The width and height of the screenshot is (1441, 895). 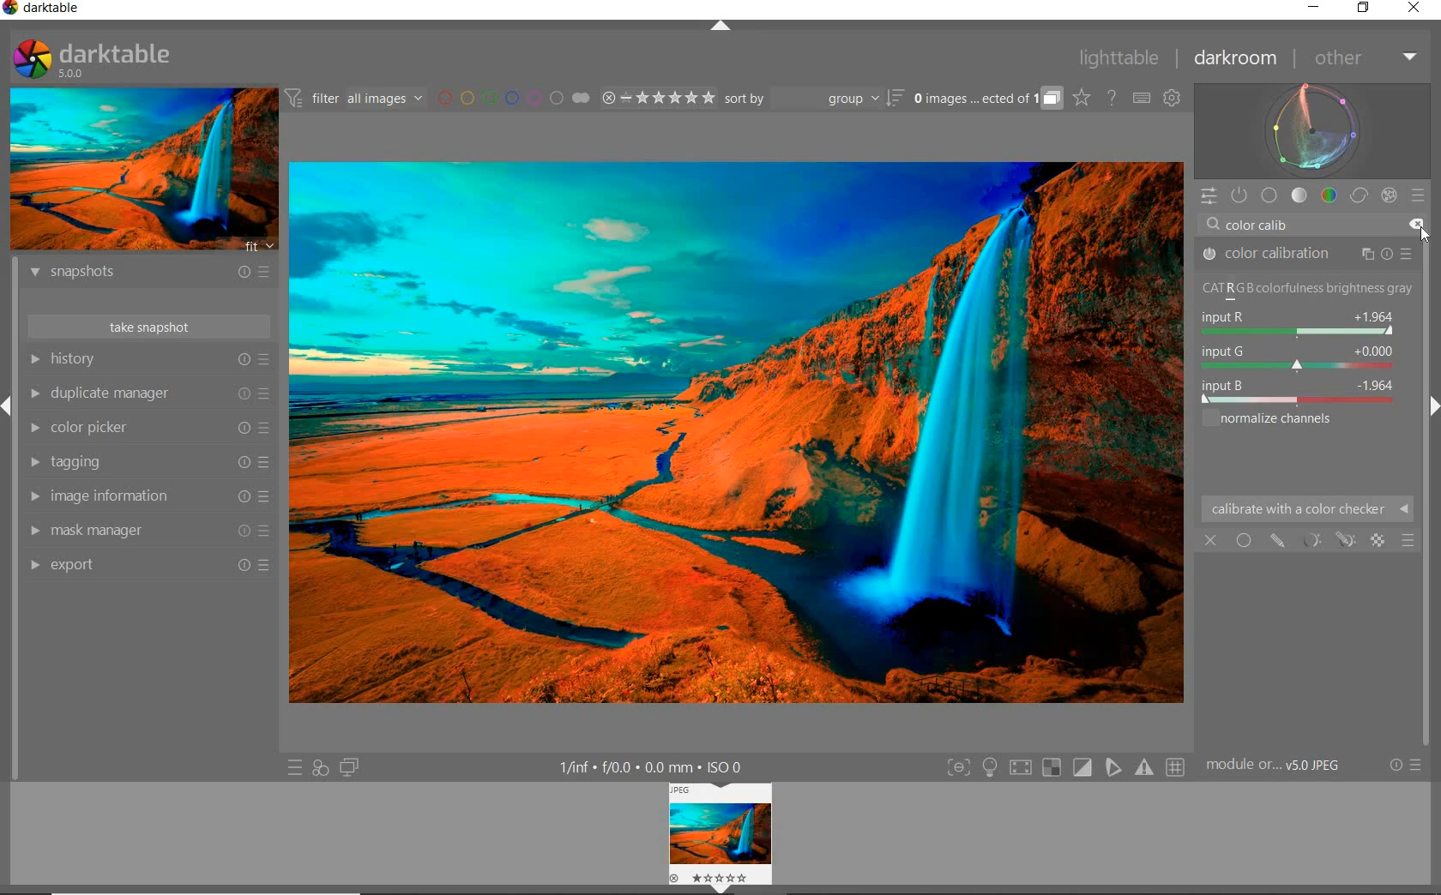 What do you see at coordinates (1082, 98) in the screenshot?
I see `CLICK TO CHANGE THE OVERLAYS SHOWN ON THUMBNAILS` at bounding box center [1082, 98].